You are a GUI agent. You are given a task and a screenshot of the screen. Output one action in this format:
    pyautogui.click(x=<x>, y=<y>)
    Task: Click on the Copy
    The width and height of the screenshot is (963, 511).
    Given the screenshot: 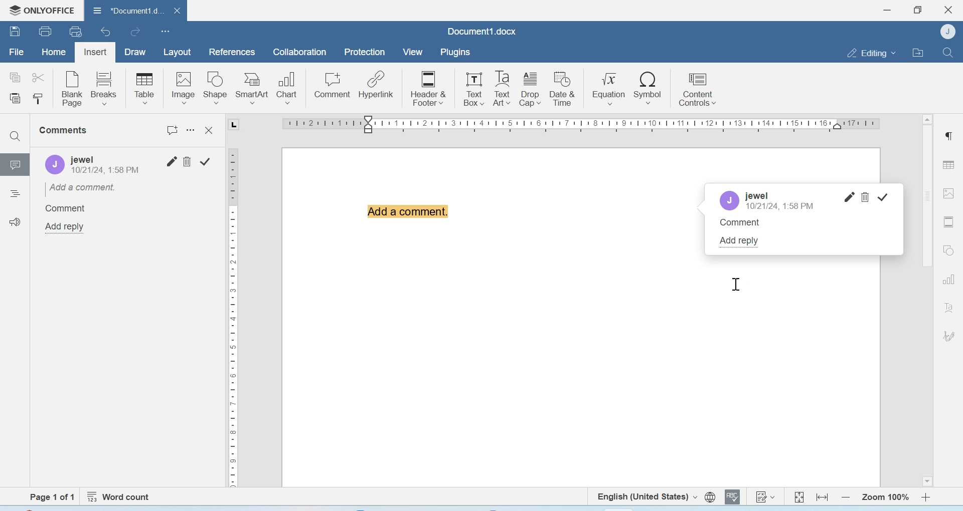 What is the action you would take?
    pyautogui.click(x=16, y=78)
    